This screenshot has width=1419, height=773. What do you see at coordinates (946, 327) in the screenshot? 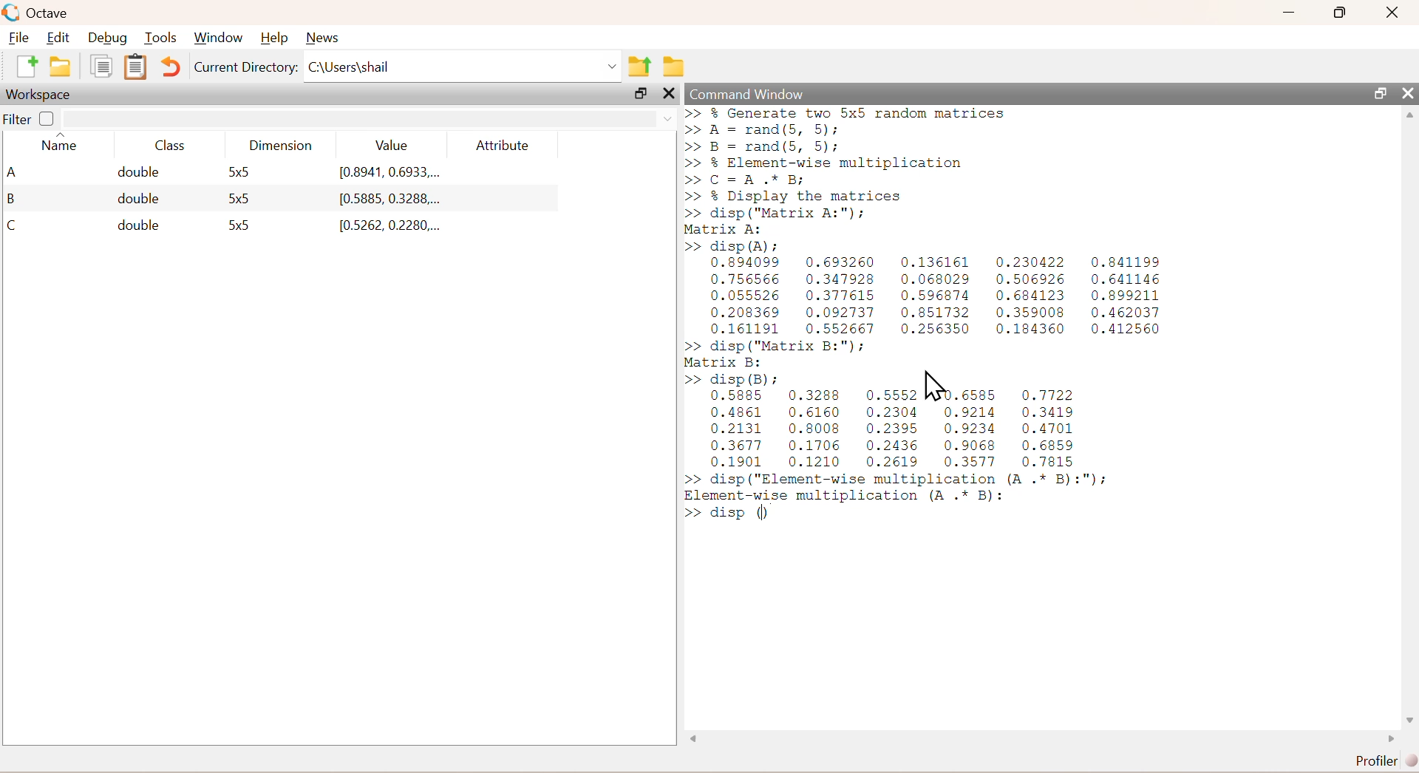
I see `>> % Generate two 5x5 random matrices
>> A = rand(5, 5);
>> B = rand(5, 5);
>> % Element-wise multiplication
>> C=A .* B;
>> % Display the matrices
>> disp ("Matrix A:");
Matrix A:
>> disp (A) 7
0.894099 0.693260 0.136161 0.230422 0.841199
0.756566 0.347928 0.068029 0.506926 0.641146
0.055526 0.377615 0.596874 0.684123 0.899211
0.208369 0.092737 0.851732 0.359008 0.462037
0.161191 0.552667 0.256350 0.184360 0.412560
>> disp ("Matrix B:");
Matrix B:
>> disp (B); NS
0.5885 0.3288 0.5552 .6585 0.7722
0.4861 0.6160 0.2304 0.9214 0.3419
0.2131 0.8008 0.2395 0.9234 0.4701
0.3677 0.1706 0.2436 0.9068 0.6859
0.1901 0.1210 0.2619 0.3577 0.7815
>> disp ("Element-wise multiplication (A .* B):");
Element-wise multiplication (A .* B):
>> disp (|)` at bounding box center [946, 327].